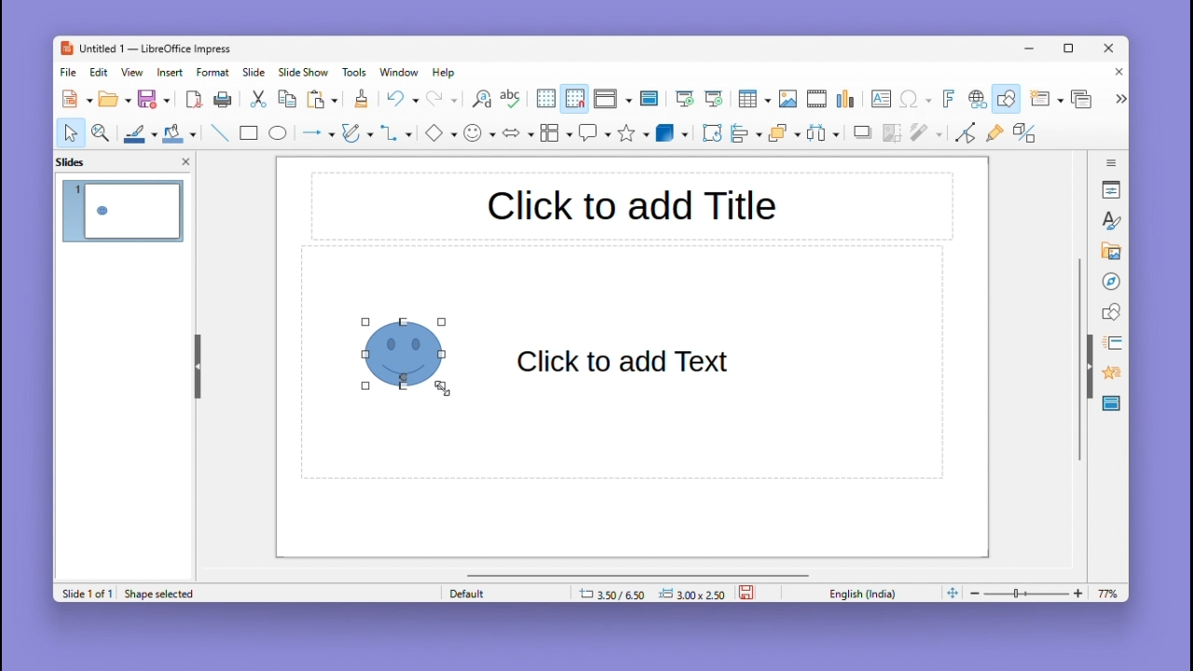 This screenshot has height=671, width=1193. What do you see at coordinates (80, 161) in the screenshot?
I see `Slides` at bounding box center [80, 161].